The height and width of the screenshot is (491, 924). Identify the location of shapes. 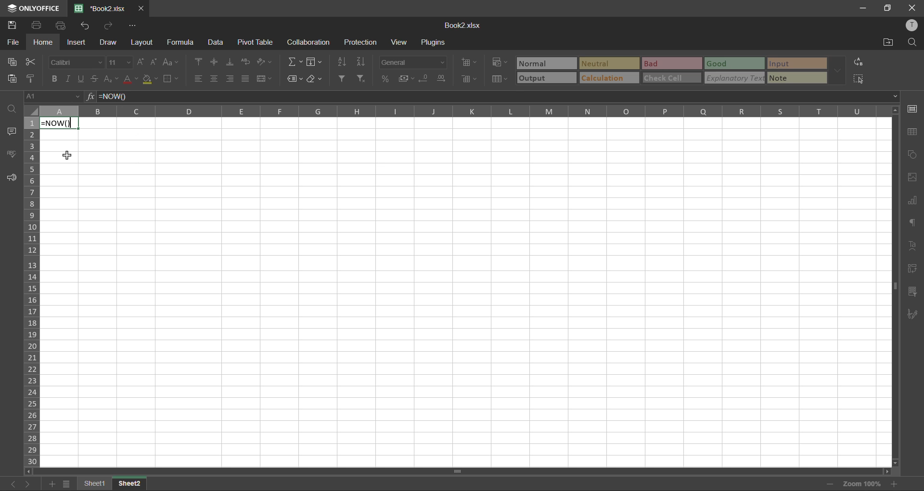
(913, 155).